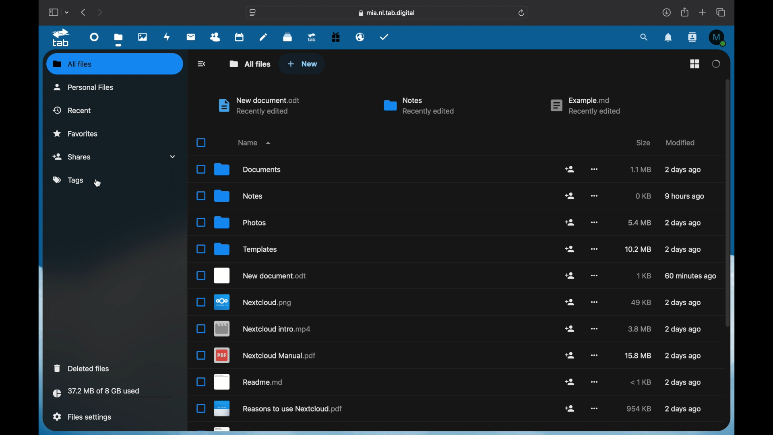 This screenshot has width=773, height=435. Describe the element at coordinates (84, 87) in the screenshot. I see `personal files` at that location.